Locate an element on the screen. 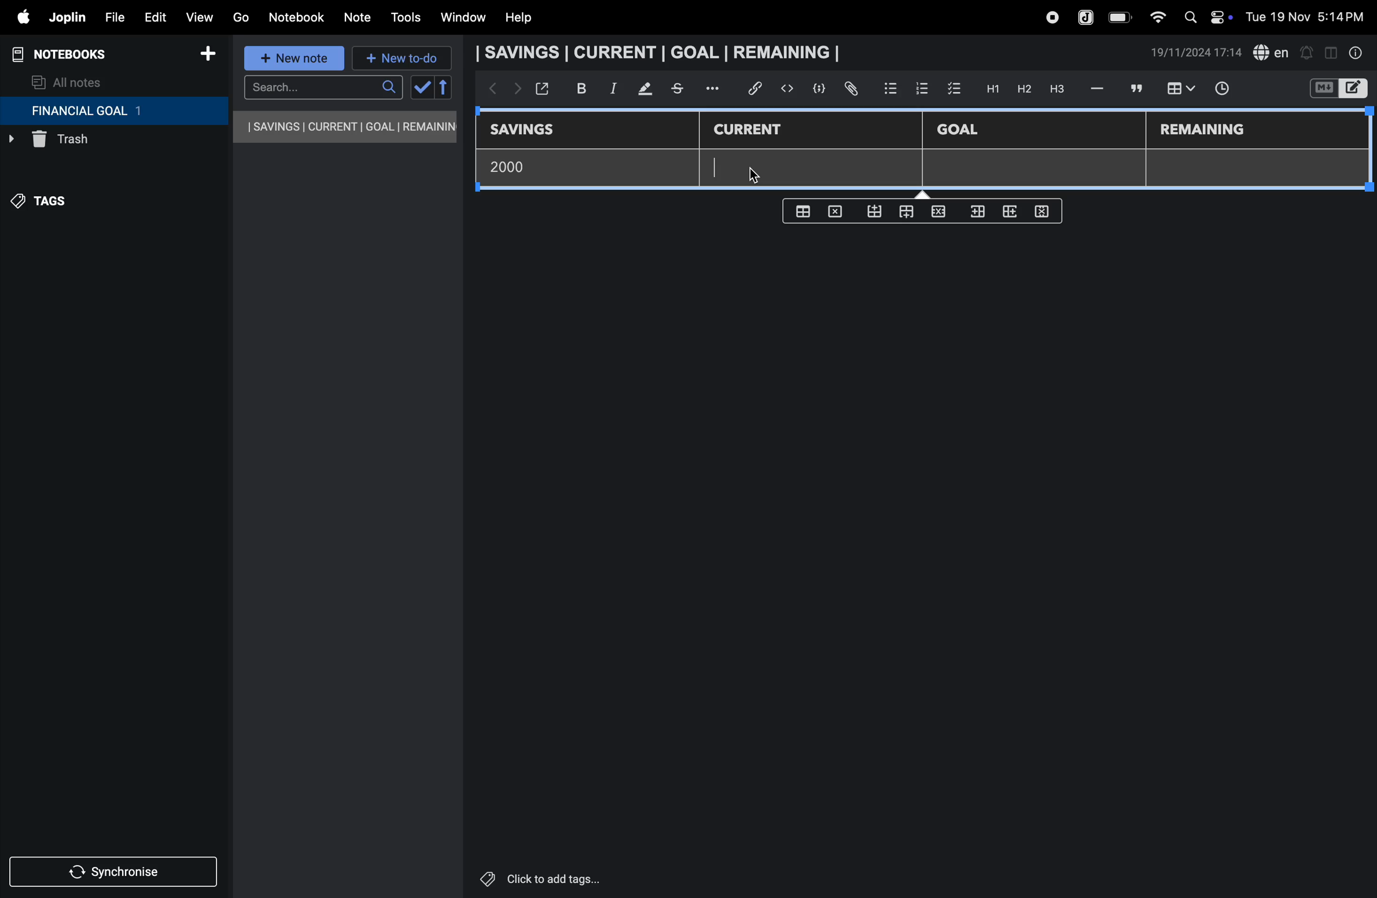 The image size is (1377, 898). edit is located at coordinates (150, 14).